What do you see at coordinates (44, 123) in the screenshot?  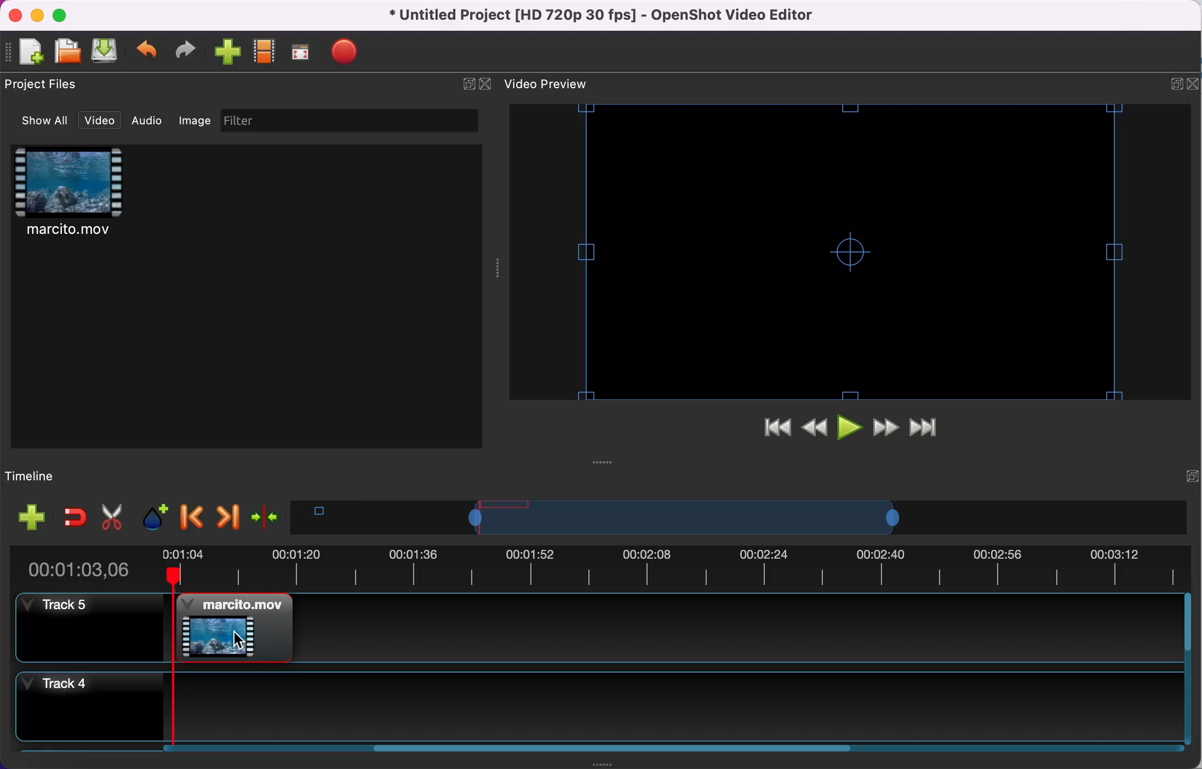 I see `show all` at bounding box center [44, 123].